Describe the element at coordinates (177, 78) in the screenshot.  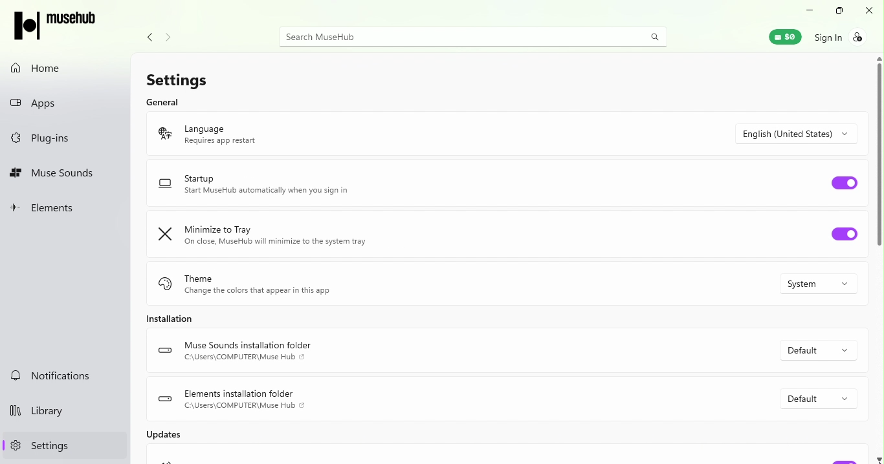
I see `Settings` at that location.